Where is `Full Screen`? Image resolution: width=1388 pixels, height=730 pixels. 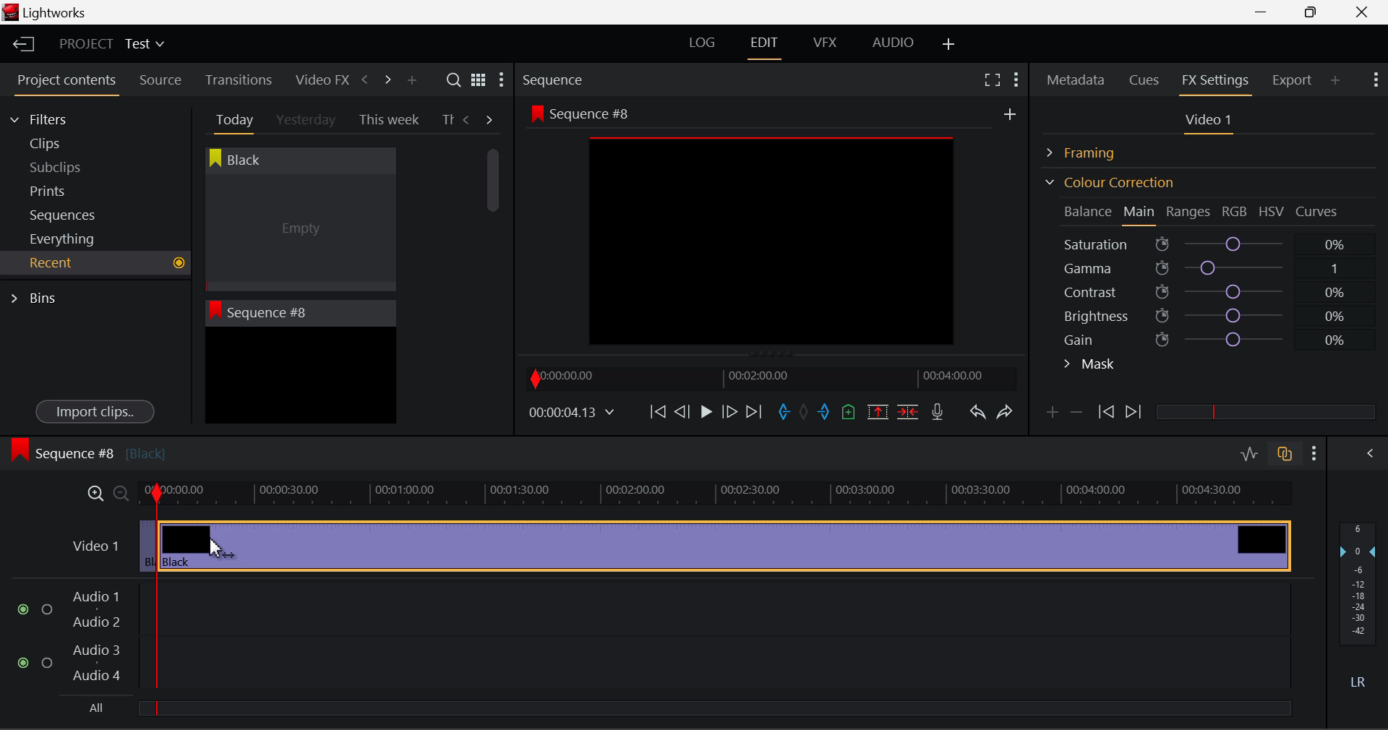
Full Screen is located at coordinates (992, 79).